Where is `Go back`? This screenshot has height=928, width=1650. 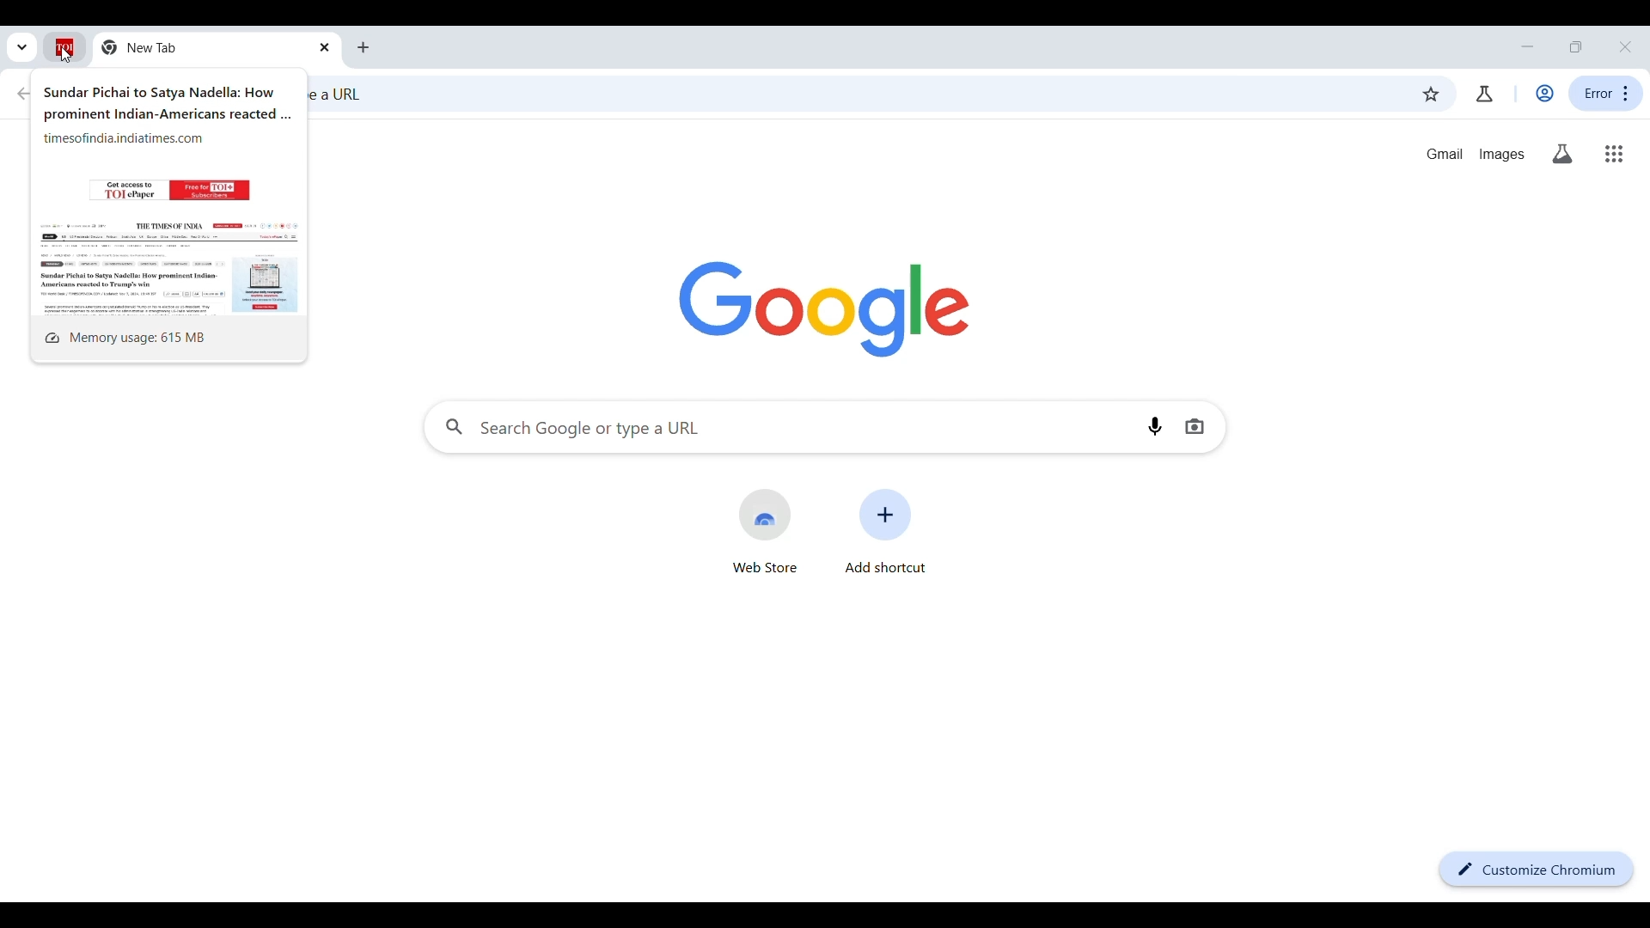 Go back is located at coordinates (22, 94).